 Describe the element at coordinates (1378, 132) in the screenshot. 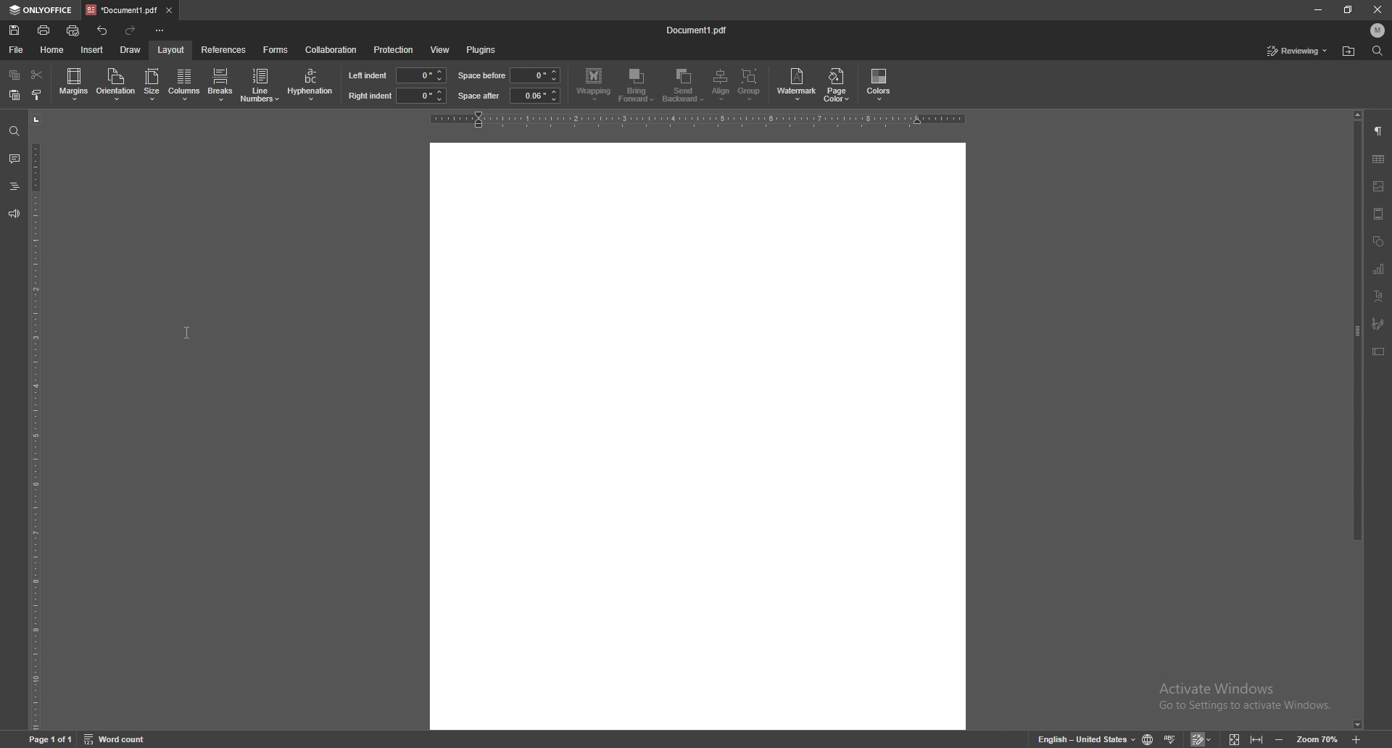

I see `paragraph` at that location.